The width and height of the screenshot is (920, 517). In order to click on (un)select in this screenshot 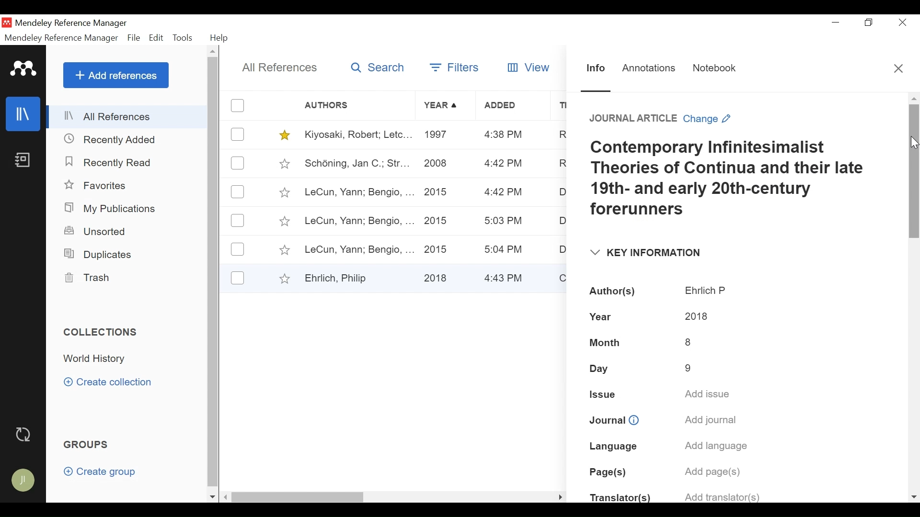, I will do `click(238, 278)`.